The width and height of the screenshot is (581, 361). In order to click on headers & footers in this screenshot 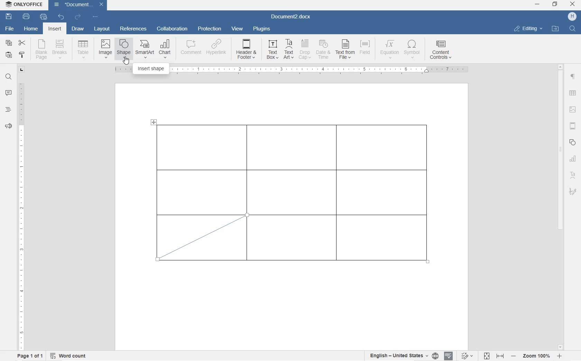, I will do `click(573, 127)`.